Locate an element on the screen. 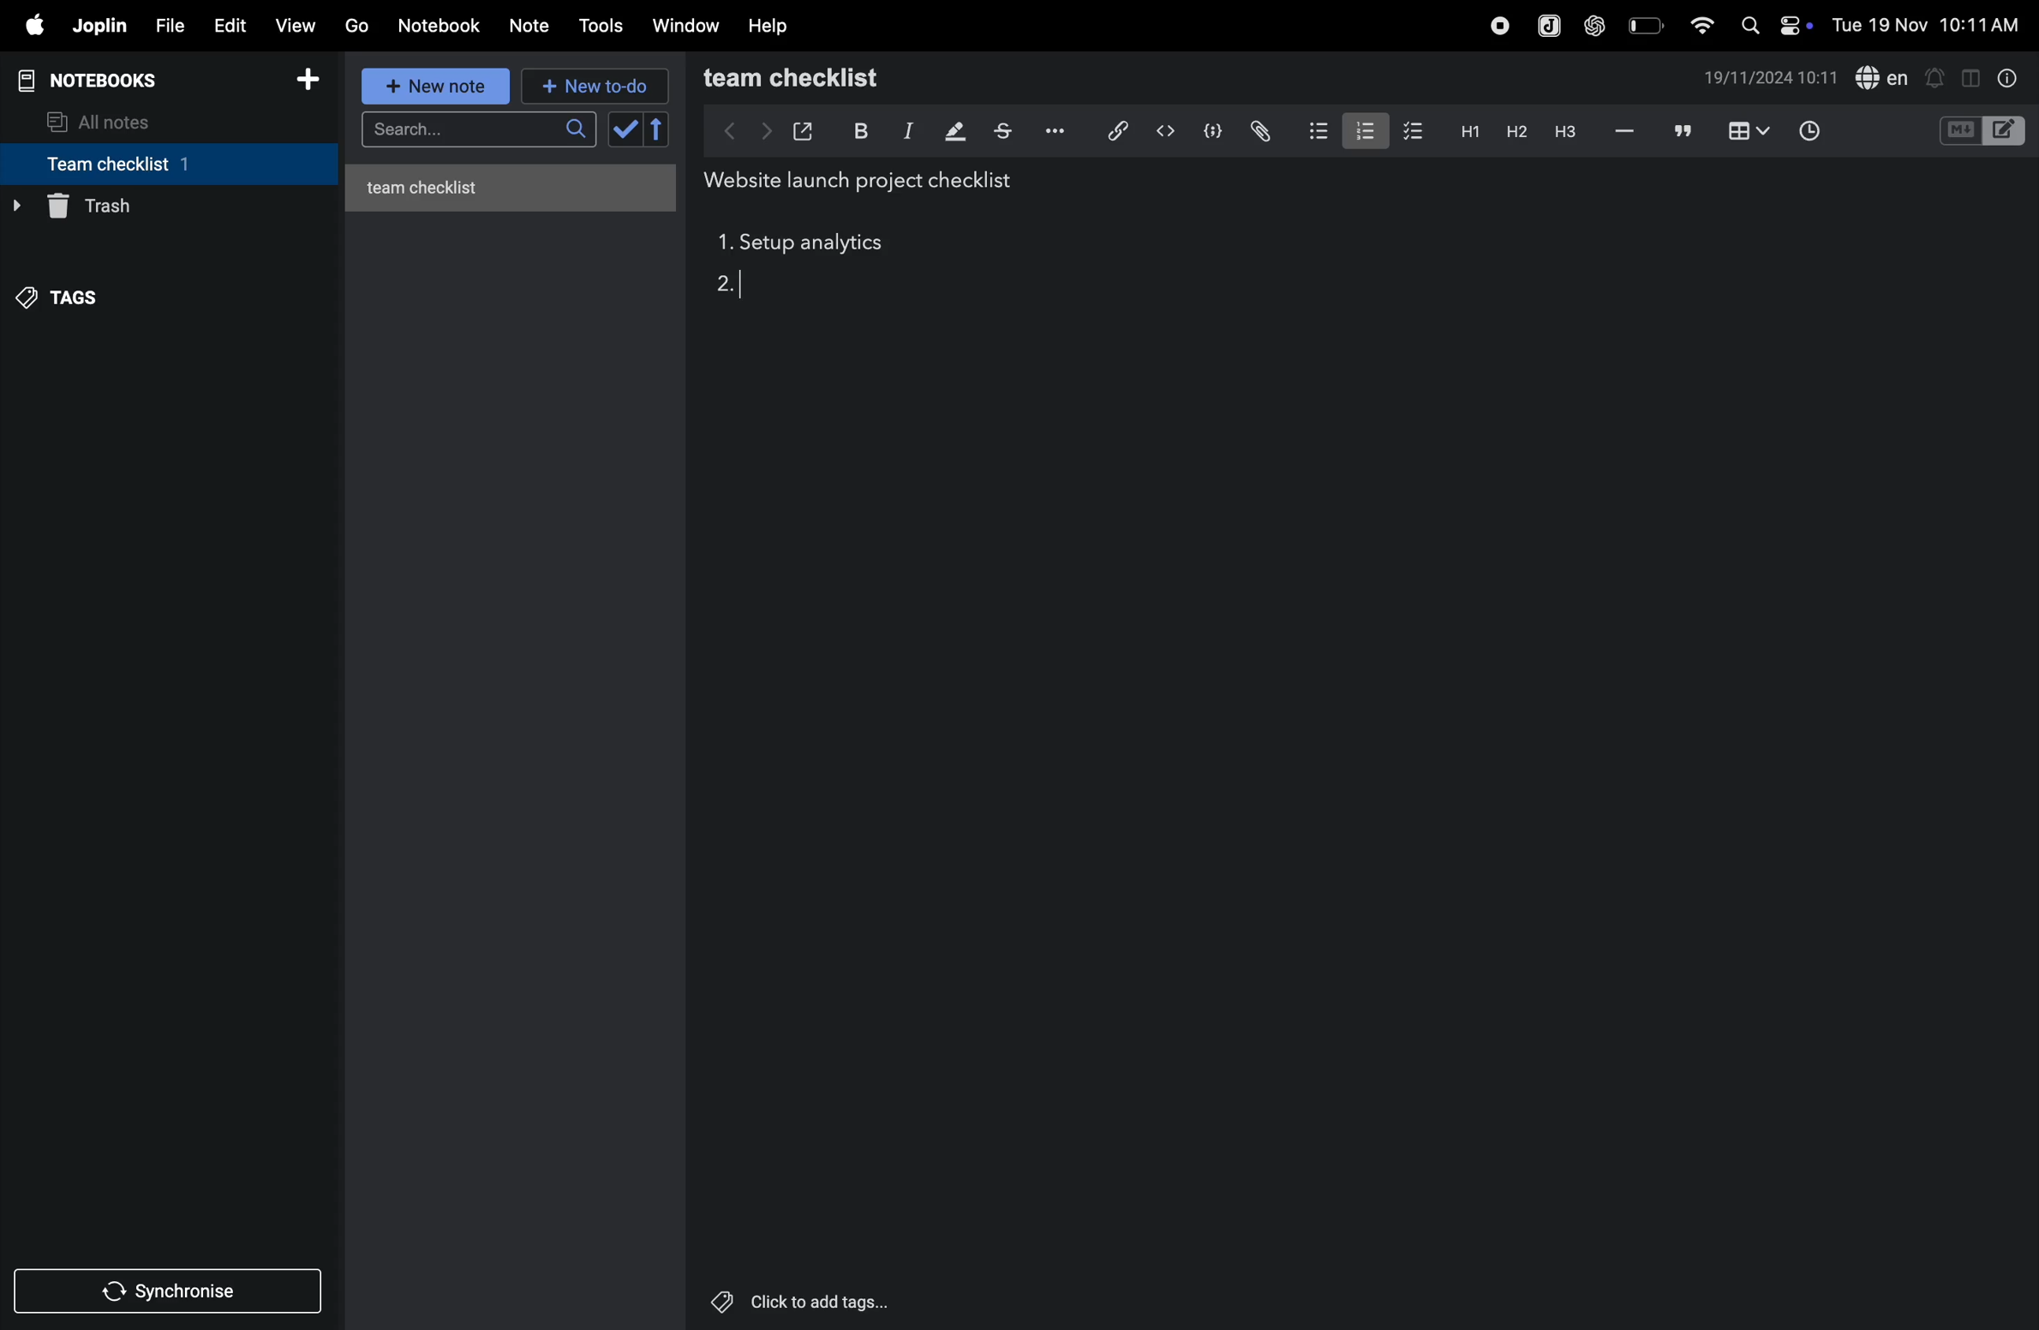  check is located at coordinates (640, 130).